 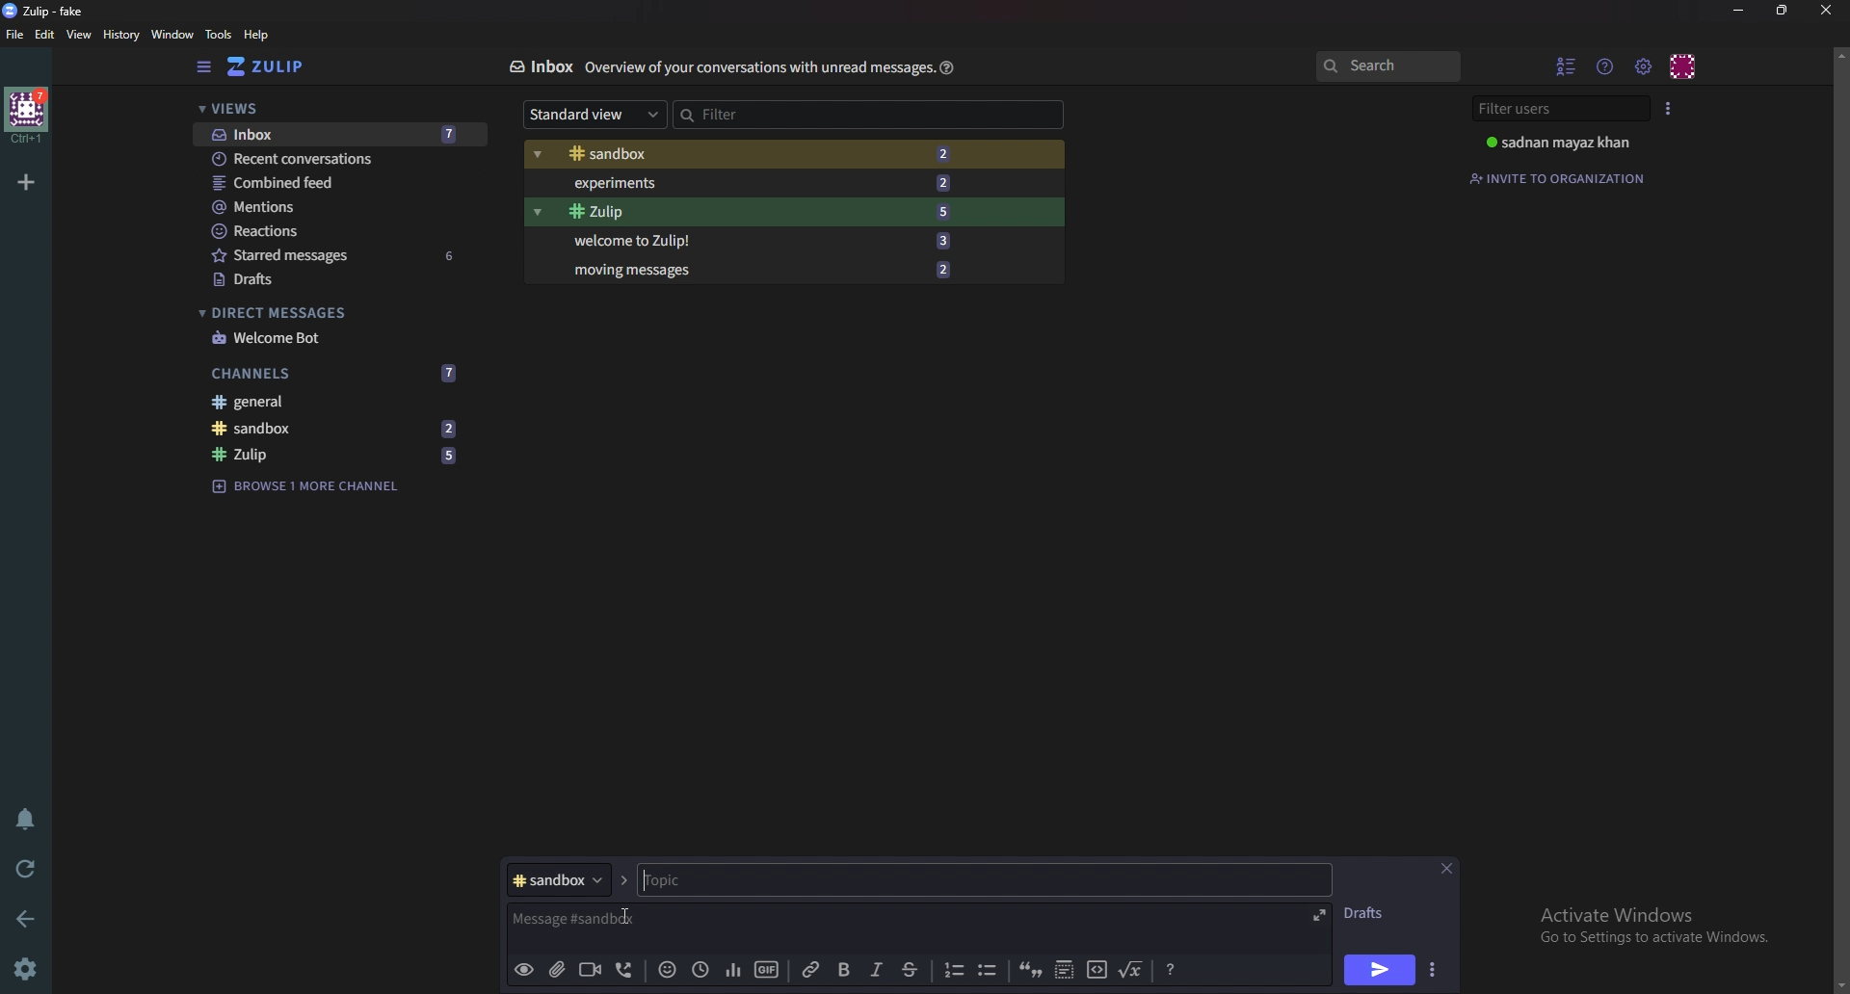 What do you see at coordinates (1684, 66) in the screenshot?
I see `personal menu` at bounding box center [1684, 66].